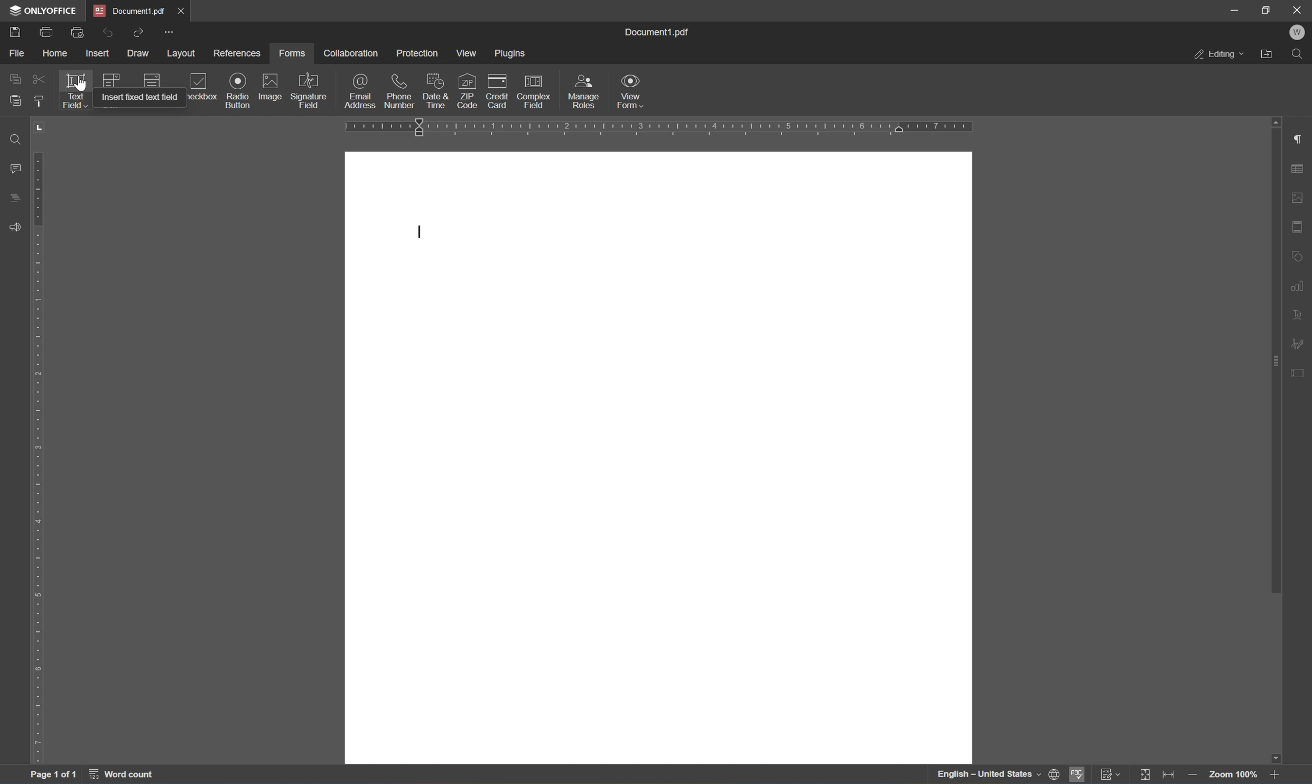 The width and height of the screenshot is (1312, 784). I want to click on zip code, so click(467, 91).